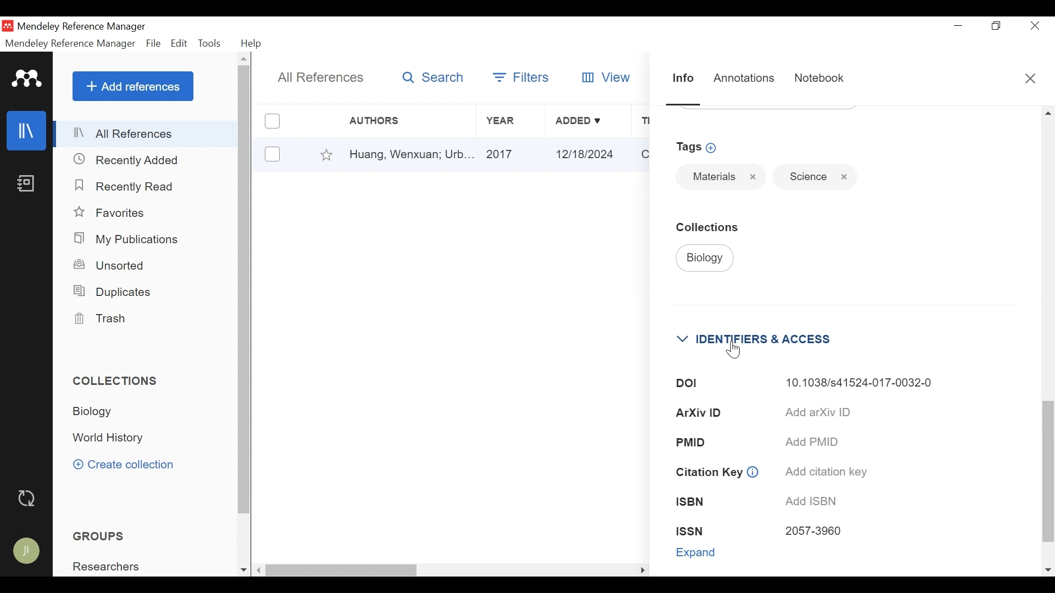  Describe the element at coordinates (70, 44) in the screenshot. I see `Mendeley Reference Manager` at that location.